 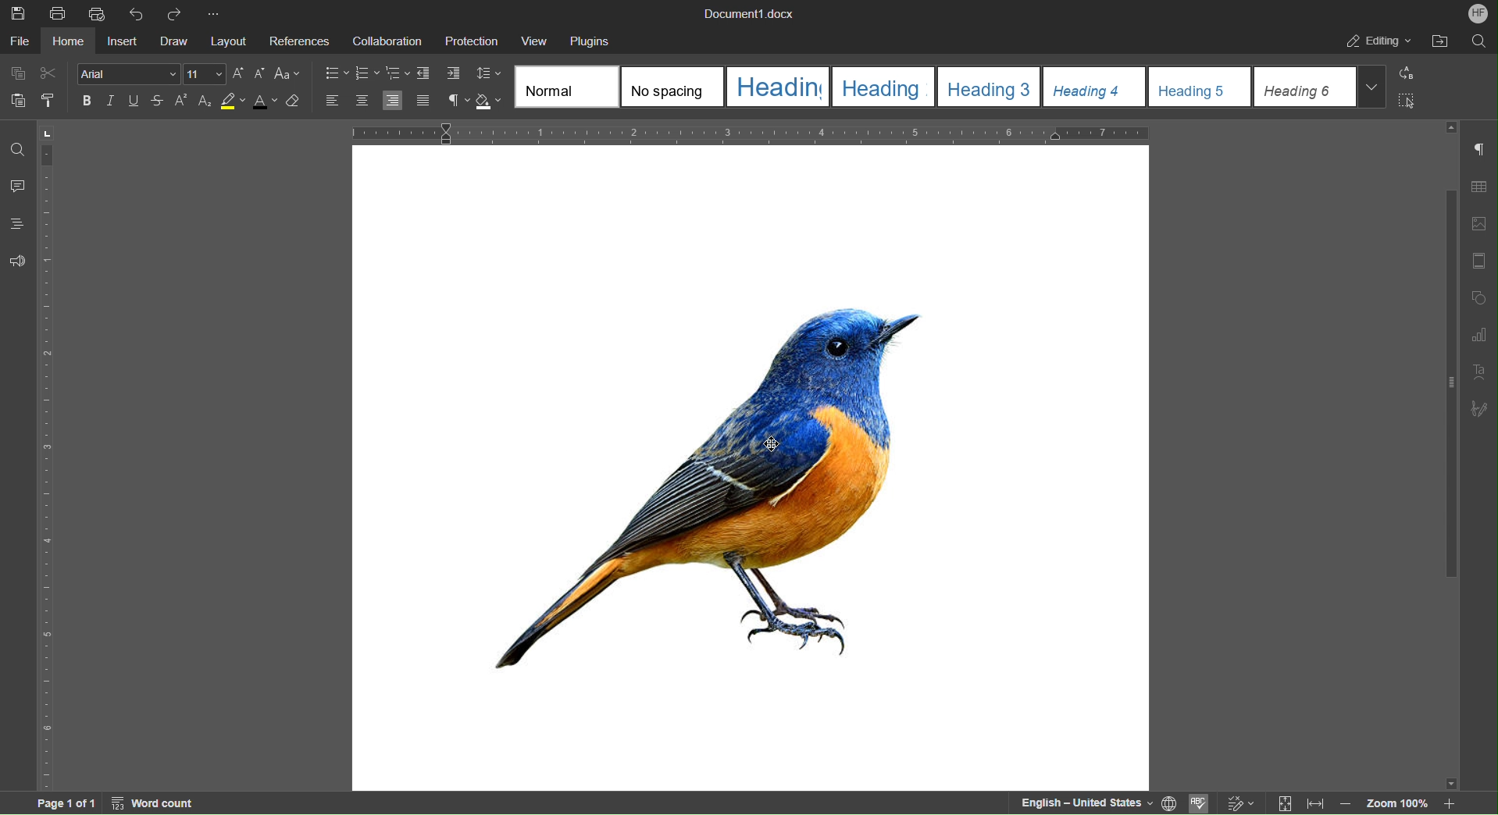 What do you see at coordinates (48, 454) in the screenshot?
I see `Vertical Ruler` at bounding box center [48, 454].